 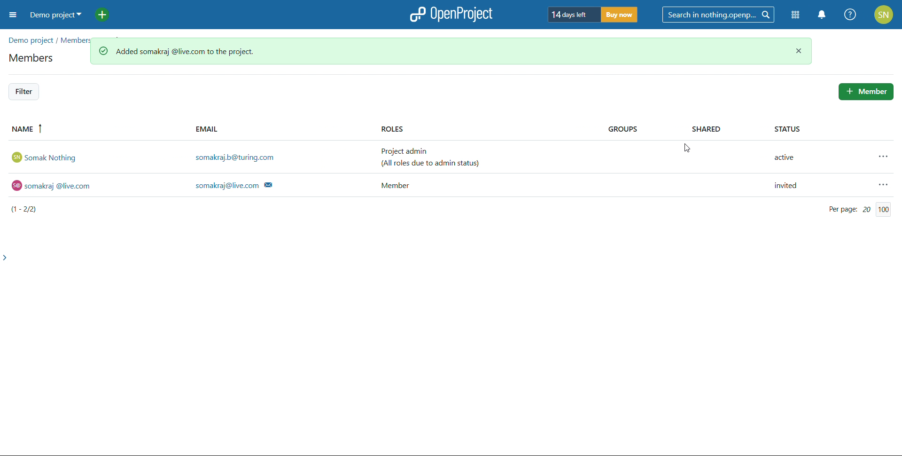 What do you see at coordinates (618, 130) in the screenshot?
I see `GROUPS` at bounding box center [618, 130].